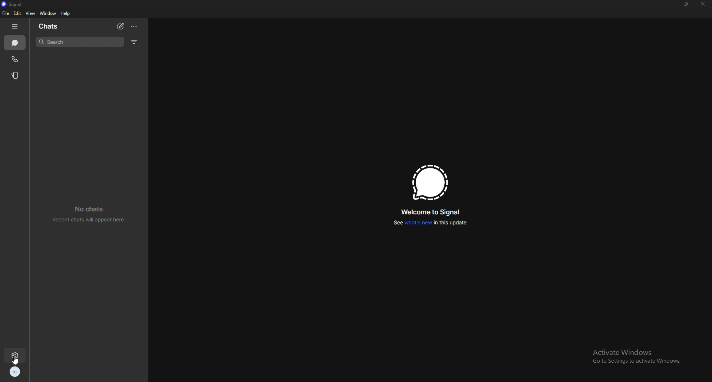 This screenshot has height=382, width=712. Describe the element at coordinates (430, 182) in the screenshot. I see `signal` at that location.